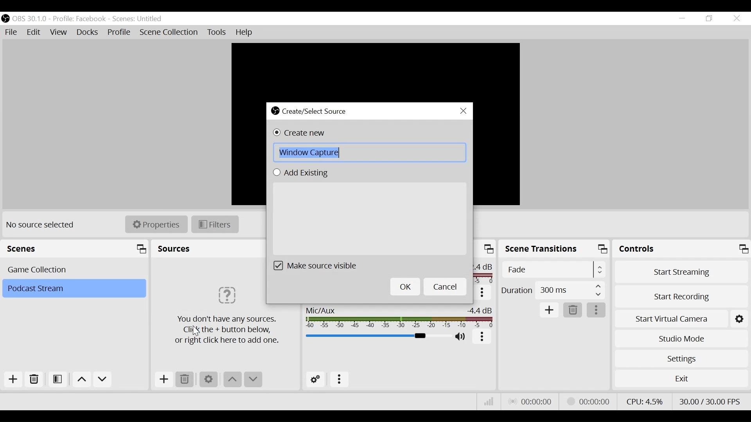 The width and height of the screenshot is (751, 422). I want to click on (un)select Create new, so click(302, 133).